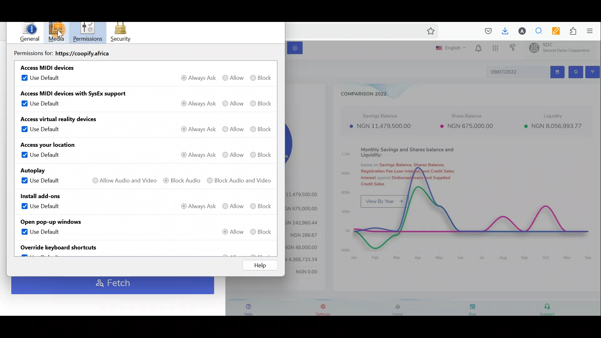 This screenshot has height=338, width=601. What do you see at coordinates (44, 197) in the screenshot?
I see `Install add-ons` at bounding box center [44, 197].